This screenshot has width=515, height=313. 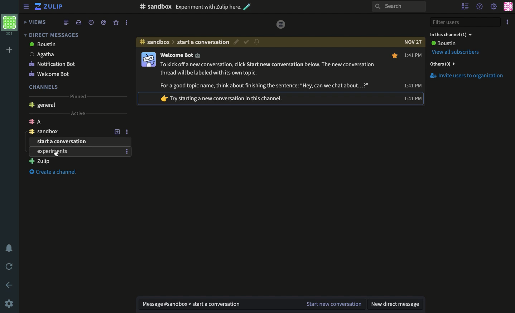 I want to click on Notification bot, so click(x=69, y=63).